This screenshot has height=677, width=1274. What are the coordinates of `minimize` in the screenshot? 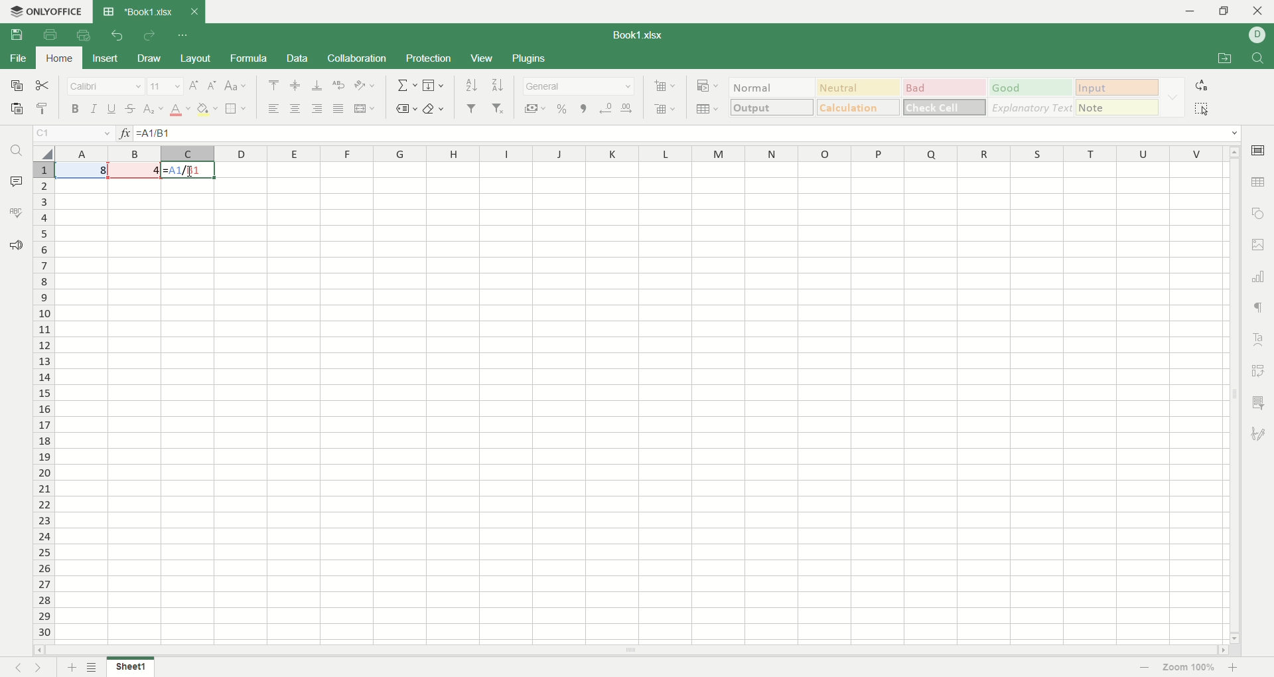 It's located at (1188, 13).